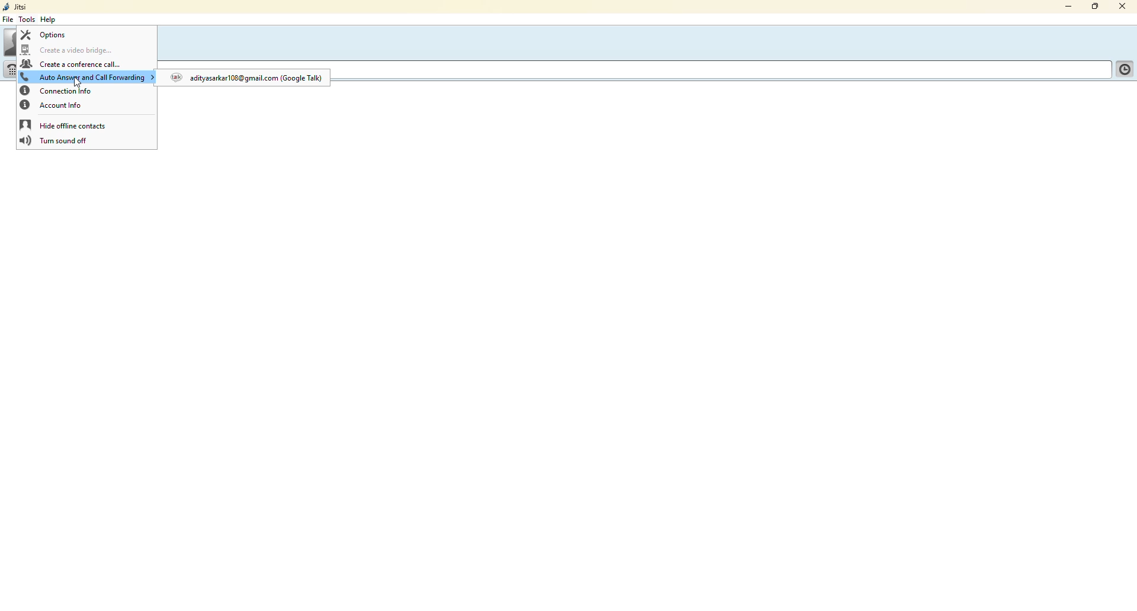 The image size is (1137, 611). Describe the element at coordinates (56, 140) in the screenshot. I see `turn sound off` at that location.